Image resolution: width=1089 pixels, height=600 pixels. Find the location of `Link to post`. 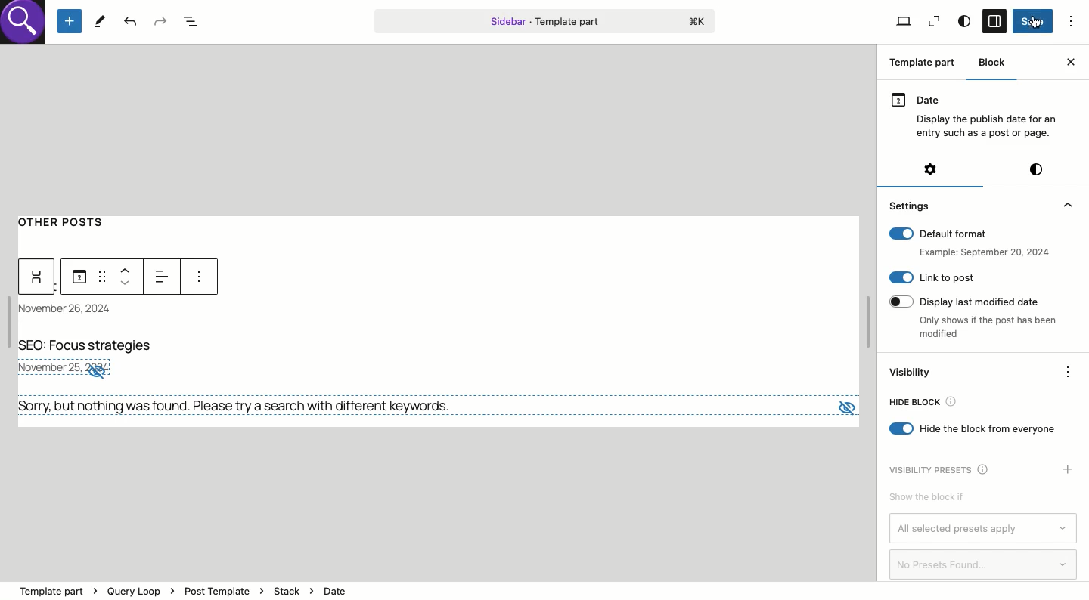

Link to post is located at coordinates (932, 277).